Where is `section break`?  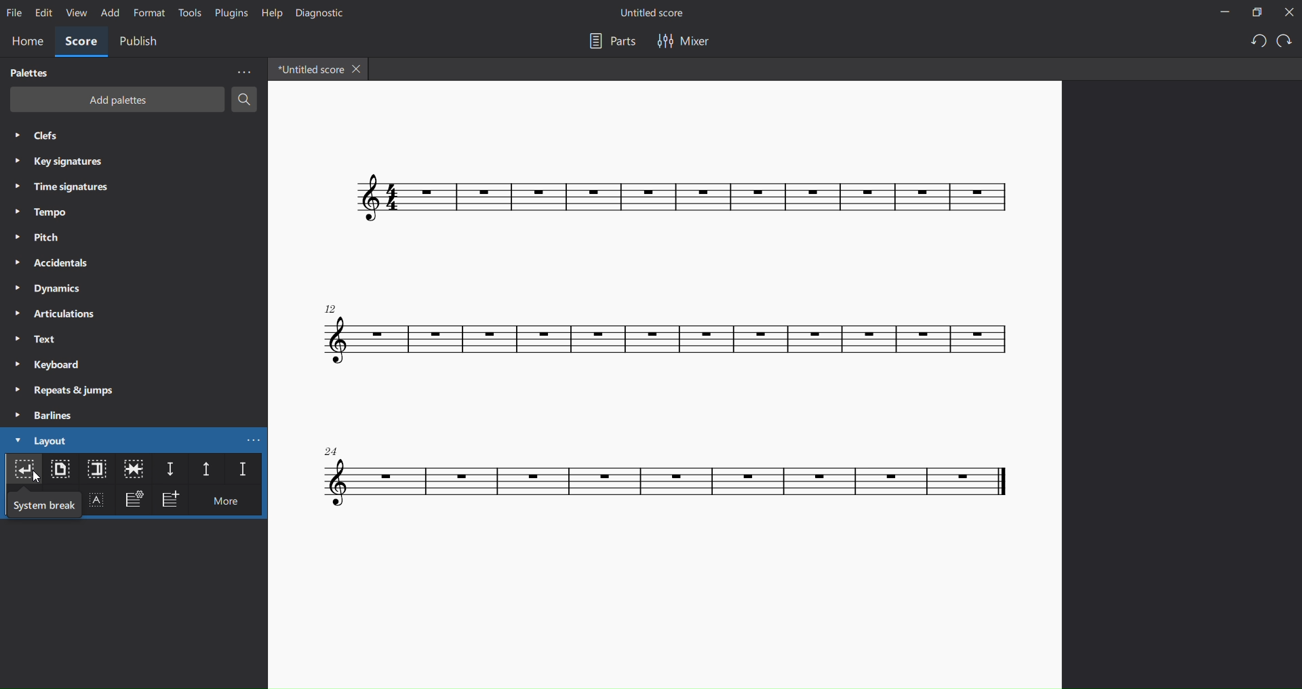
section break is located at coordinates (95, 470).